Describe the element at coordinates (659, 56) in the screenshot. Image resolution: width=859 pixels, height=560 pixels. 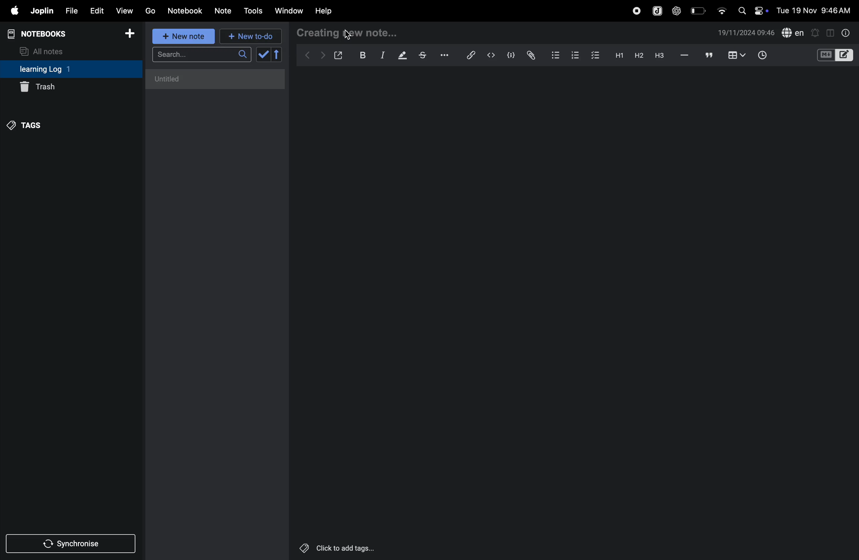
I see `heading 3` at that location.